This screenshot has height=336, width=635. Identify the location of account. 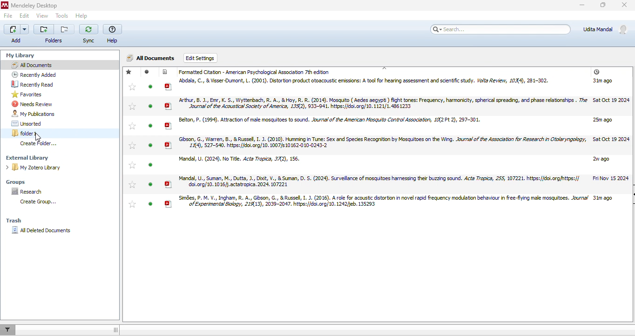
(607, 29).